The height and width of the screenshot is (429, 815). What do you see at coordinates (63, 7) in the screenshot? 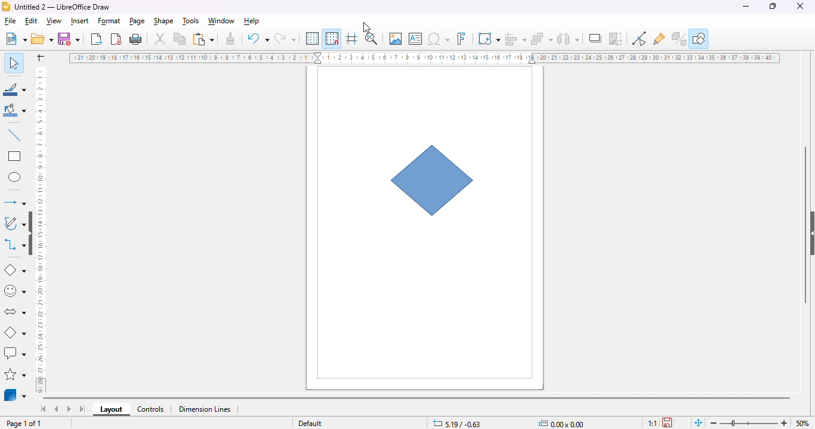
I see `title` at bounding box center [63, 7].